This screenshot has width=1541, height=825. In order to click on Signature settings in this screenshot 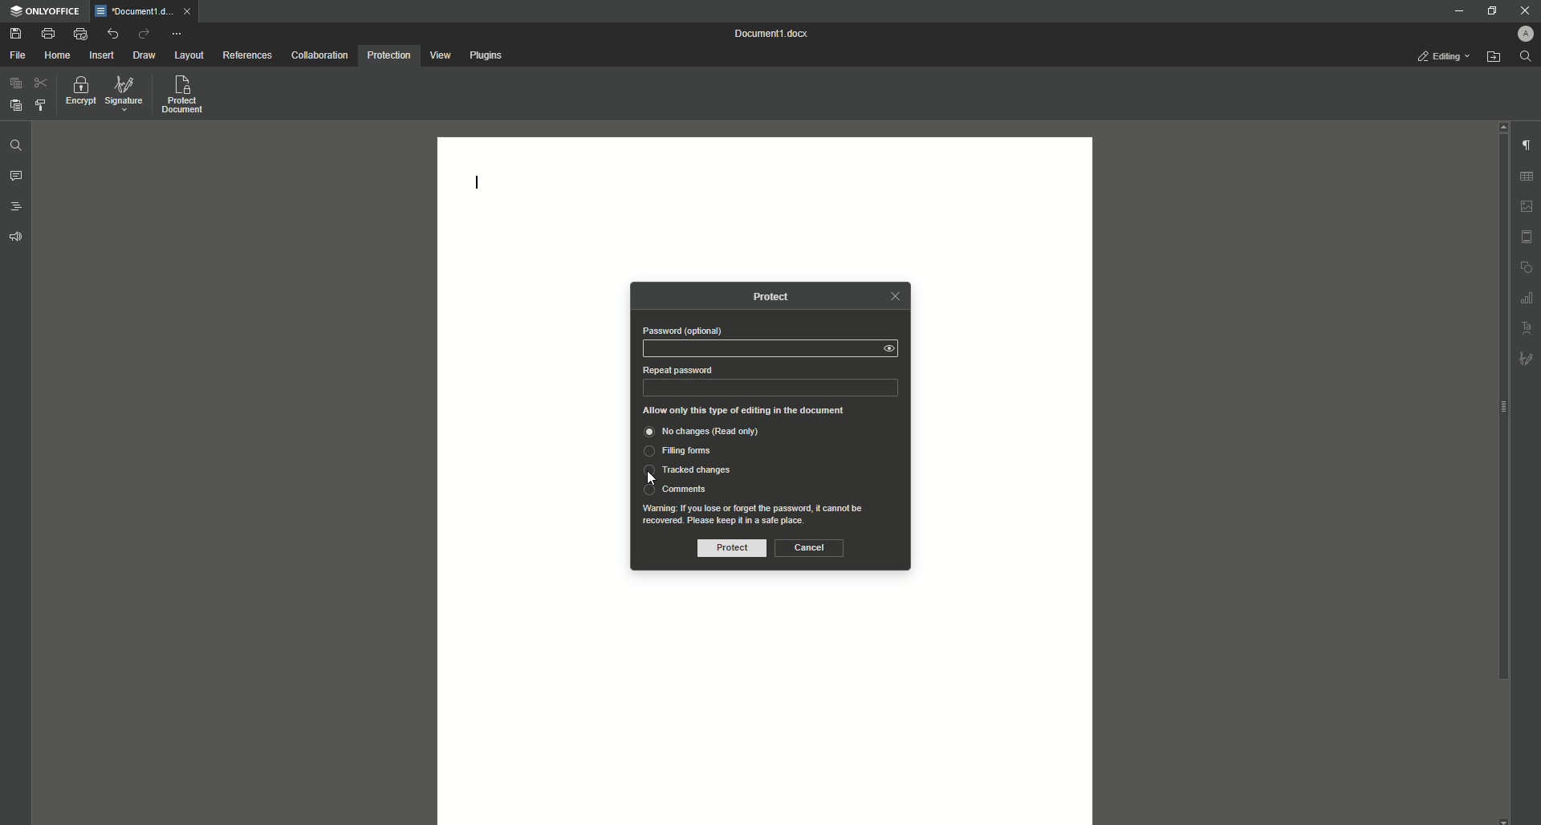, I will do `click(1528, 360)`.